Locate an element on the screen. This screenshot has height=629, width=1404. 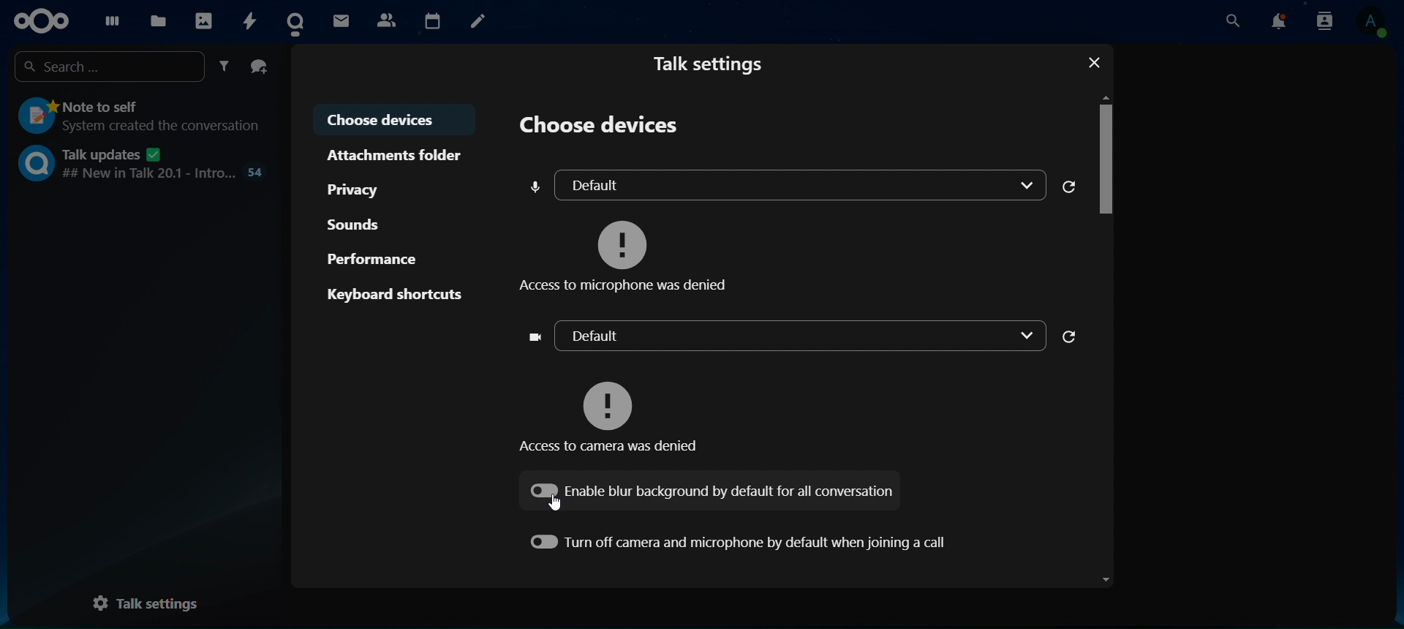
dashboard is located at coordinates (107, 20).